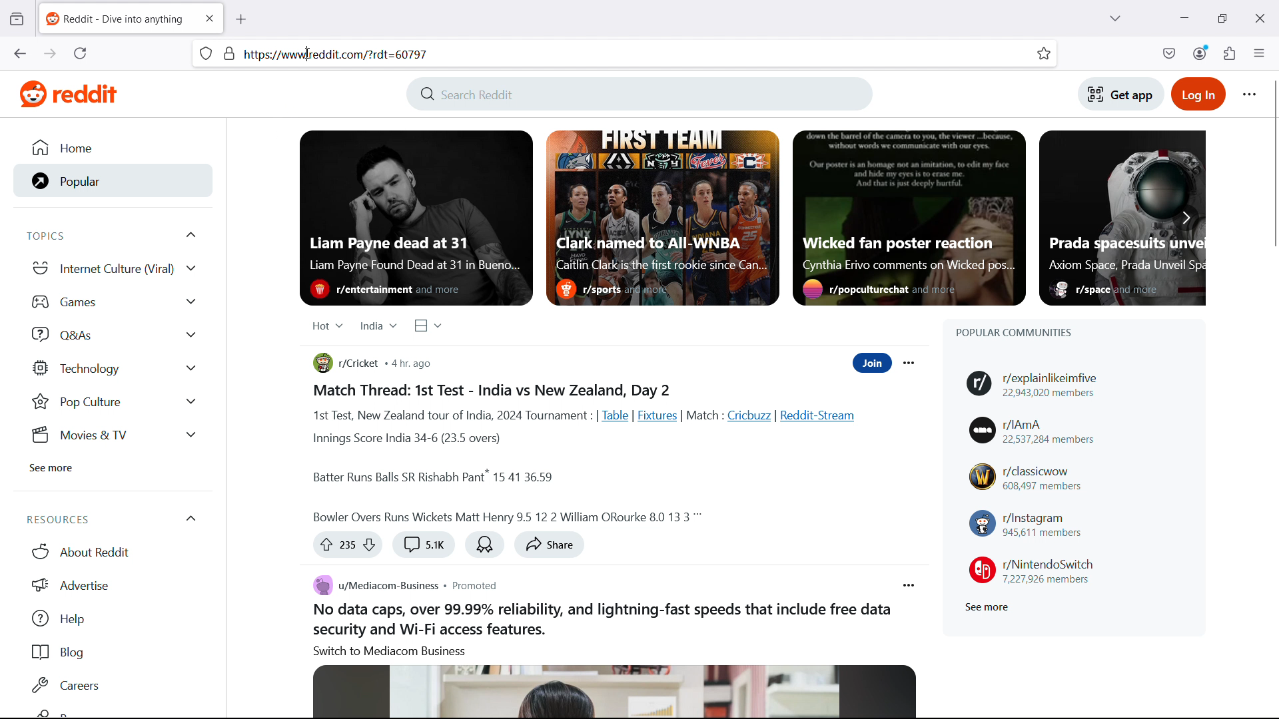  I want to click on r/classicwow, so click(1027, 477).